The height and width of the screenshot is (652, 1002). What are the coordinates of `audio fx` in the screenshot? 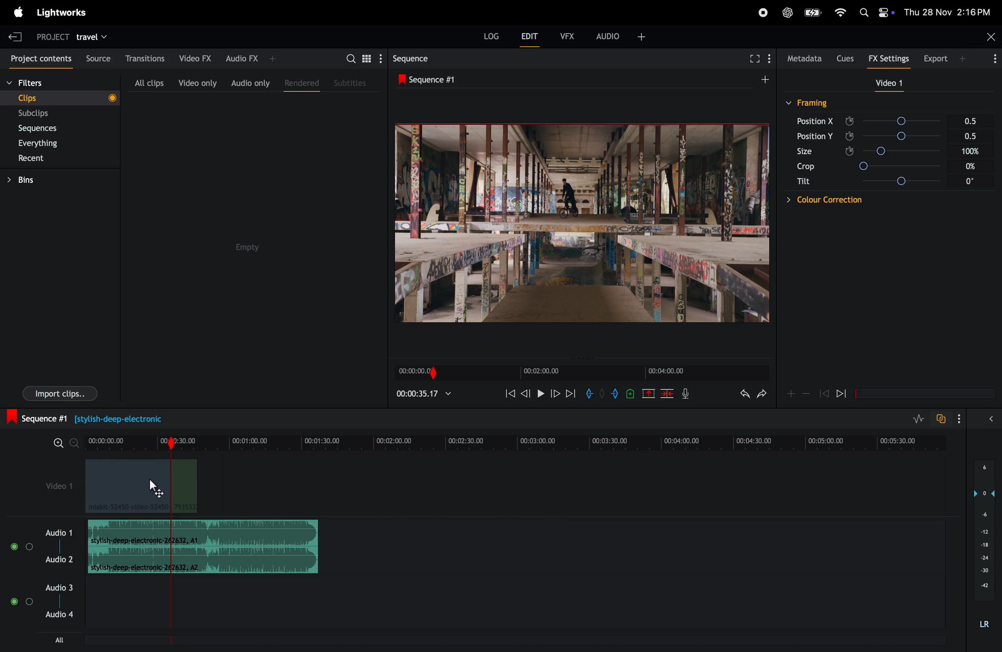 It's located at (250, 57).